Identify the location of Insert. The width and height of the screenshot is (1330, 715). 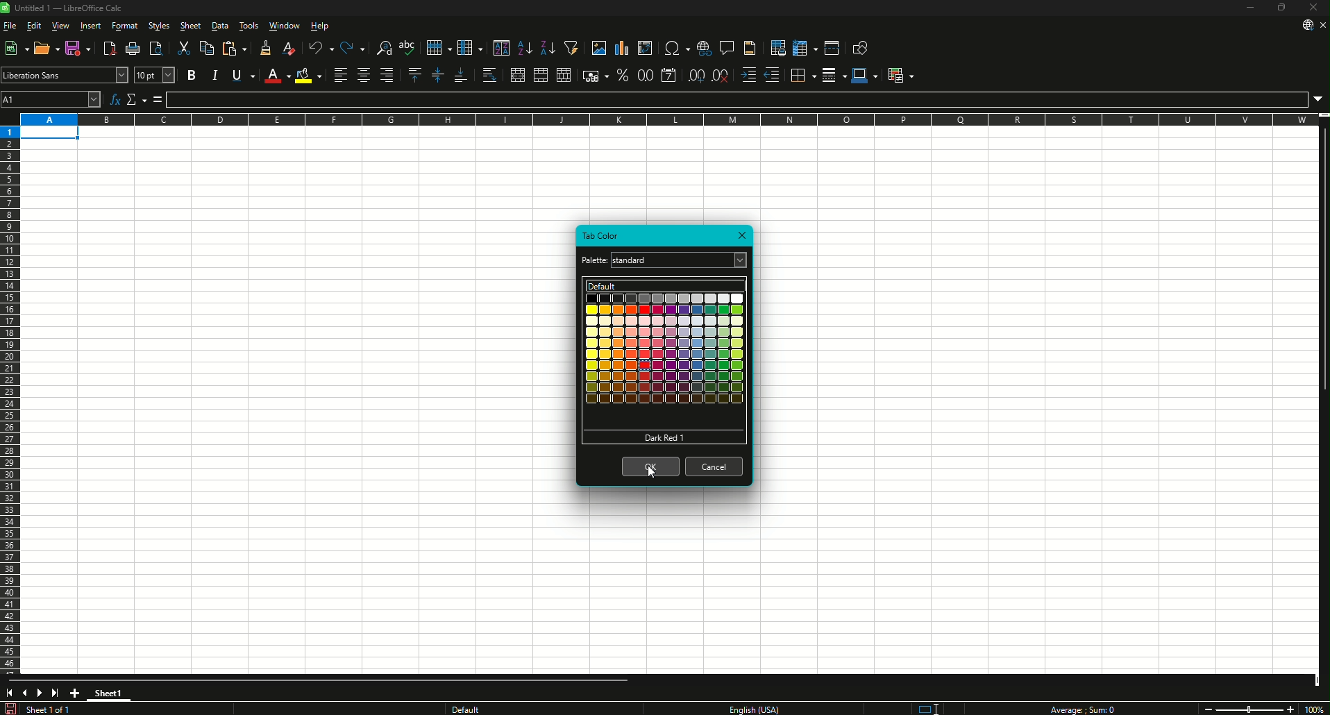
(91, 25).